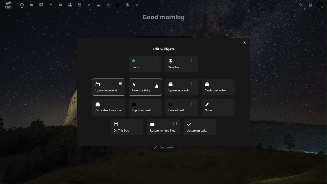 The width and height of the screenshot is (327, 184). What do you see at coordinates (244, 43) in the screenshot?
I see `close` at bounding box center [244, 43].